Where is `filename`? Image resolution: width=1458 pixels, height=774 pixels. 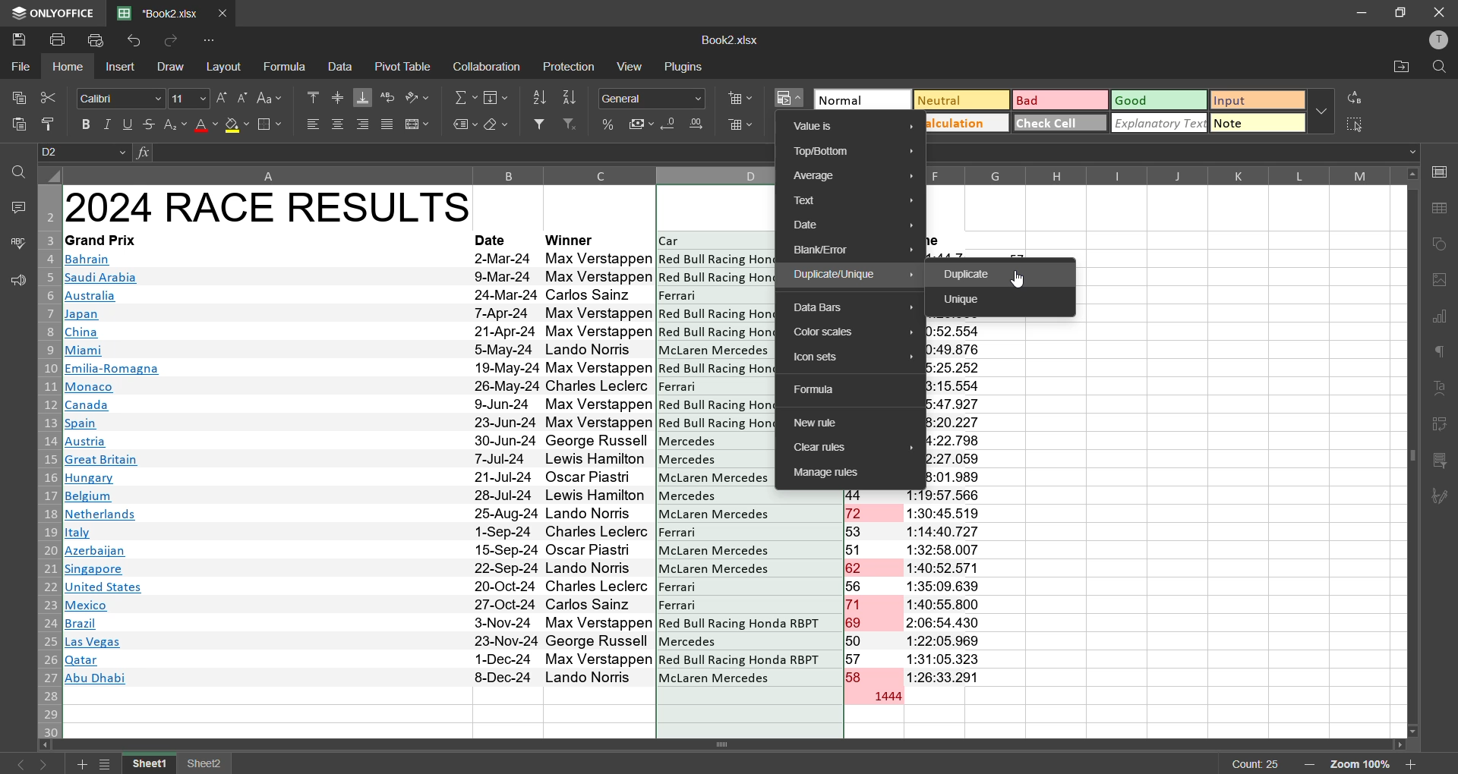 filename is located at coordinates (163, 11).